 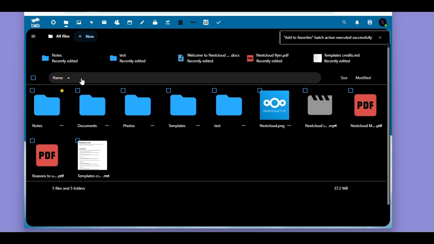 I want to click on Netcloud.flyer.pdf, so click(x=275, y=55).